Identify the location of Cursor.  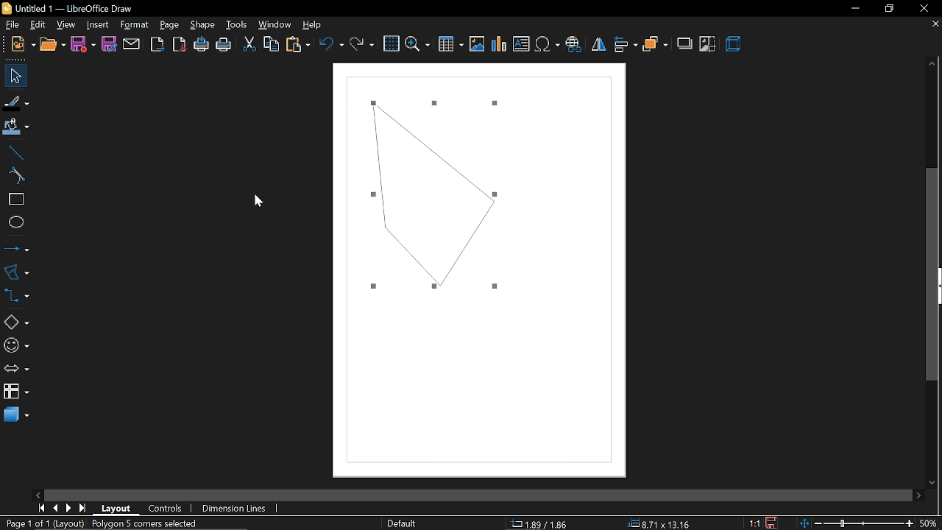
(258, 198).